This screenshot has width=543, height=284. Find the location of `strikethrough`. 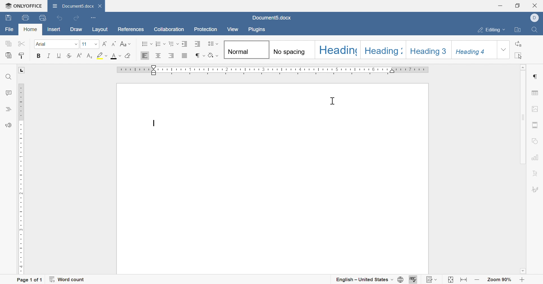

strikethrough is located at coordinates (68, 56).